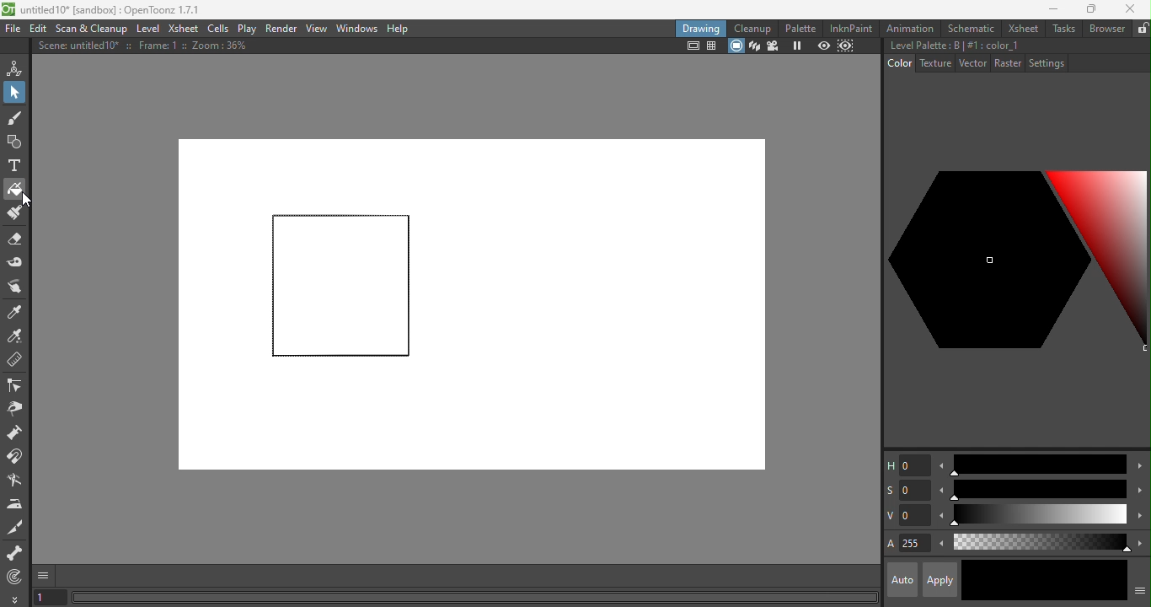 This screenshot has width=1151, height=607. What do you see at coordinates (16, 504) in the screenshot?
I see `Iron tool` at bounding box center [16, 504].